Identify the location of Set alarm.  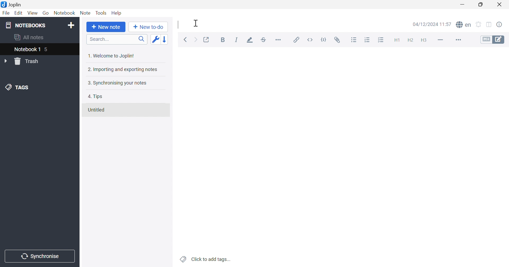
(479, 24).